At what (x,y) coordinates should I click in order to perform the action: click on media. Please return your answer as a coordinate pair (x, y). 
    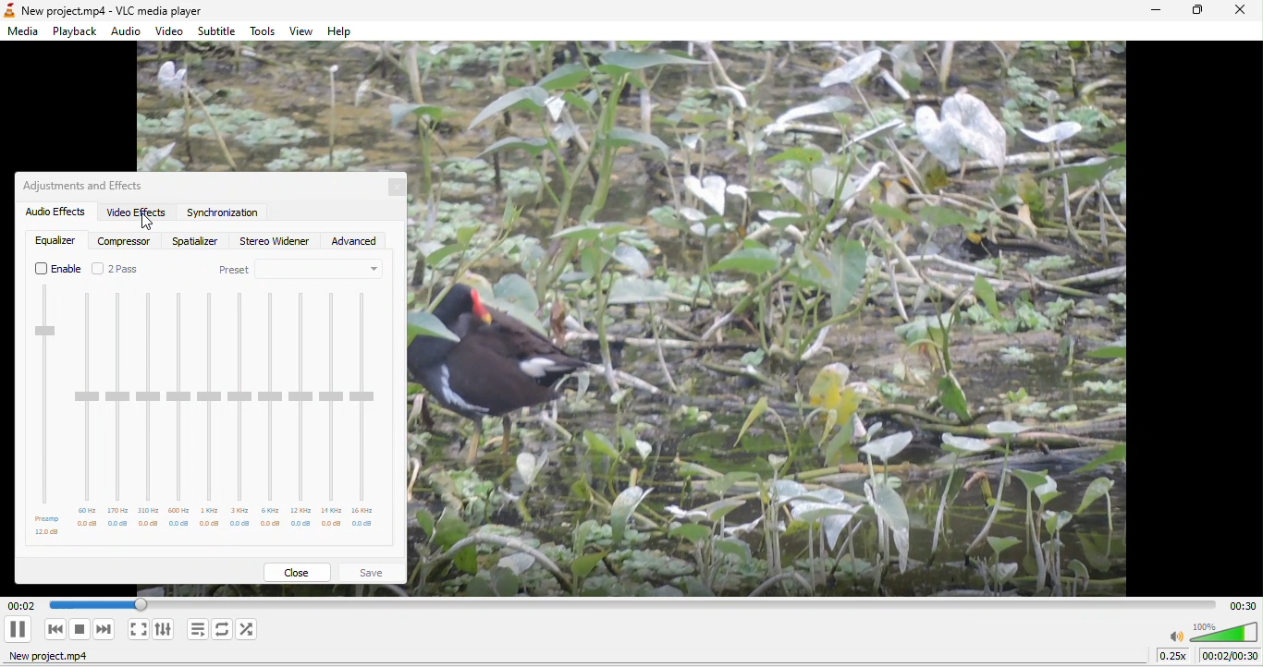
    Looking at the image, I should click on (26, 31).